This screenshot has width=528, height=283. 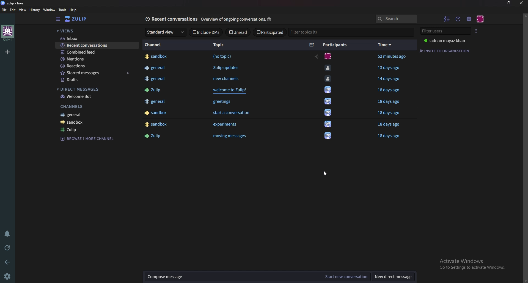 What do you see at coordinates (497, 2) in the screenshot?
I see `Minimize` at bounding box center [497, 2].